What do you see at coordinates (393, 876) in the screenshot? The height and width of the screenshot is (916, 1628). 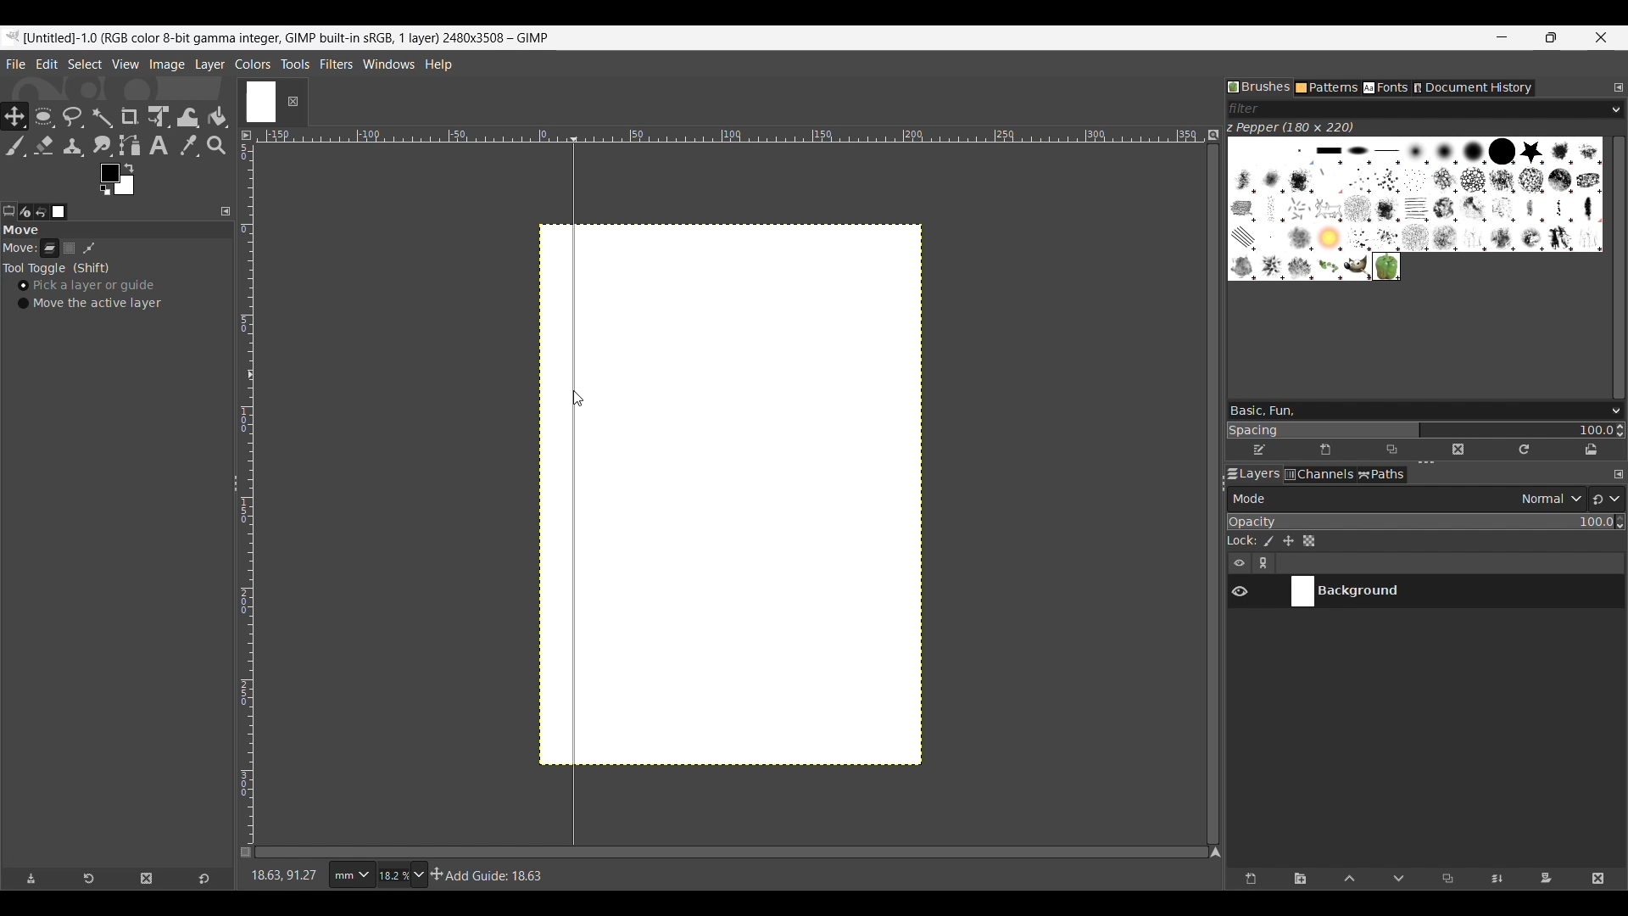 I see `Current zoom factor` at bounding box center [393, 876].